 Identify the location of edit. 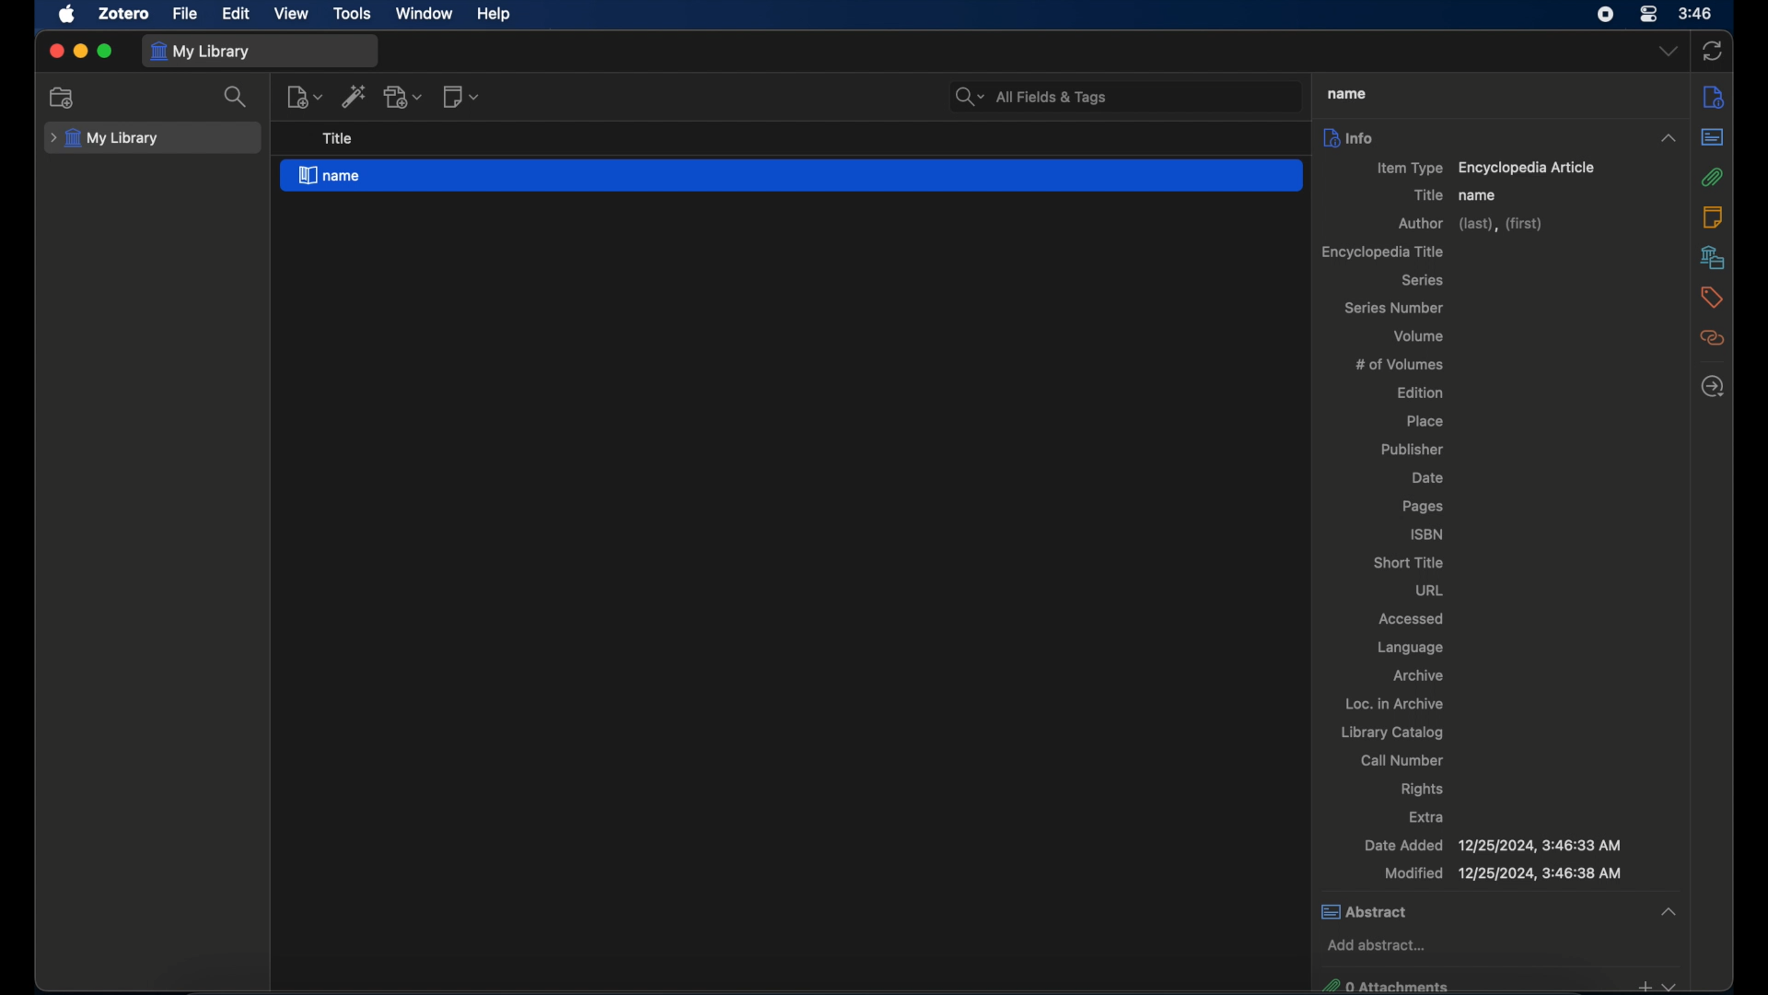
(236, 15).